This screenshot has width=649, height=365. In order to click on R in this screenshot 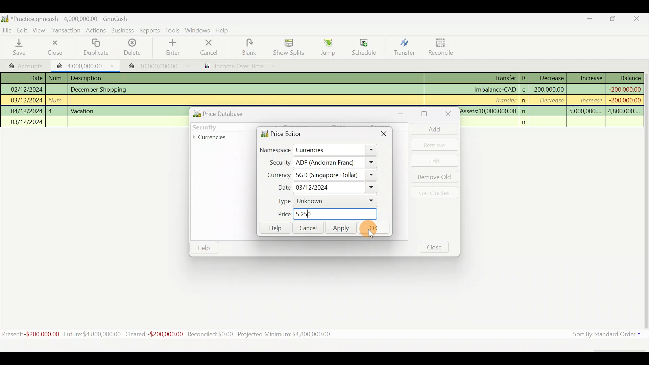, I will do `click(526, 77)`.